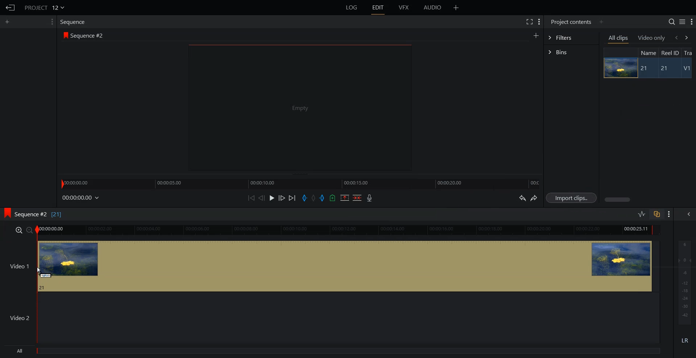  What do you see at coordinates (539, 22) in the screenshot?
I see `Show Setting Menu` at bounding box center [539, 22].